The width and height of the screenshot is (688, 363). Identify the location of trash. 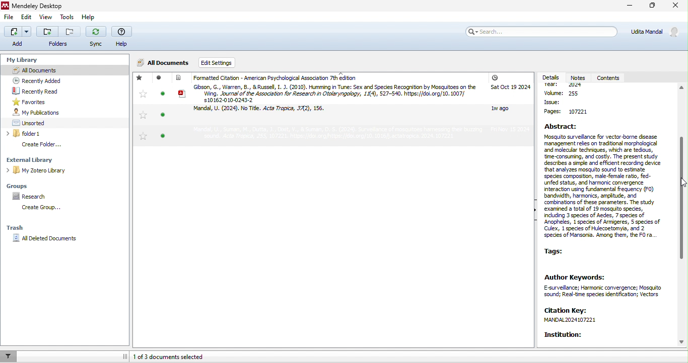
(22, 226).